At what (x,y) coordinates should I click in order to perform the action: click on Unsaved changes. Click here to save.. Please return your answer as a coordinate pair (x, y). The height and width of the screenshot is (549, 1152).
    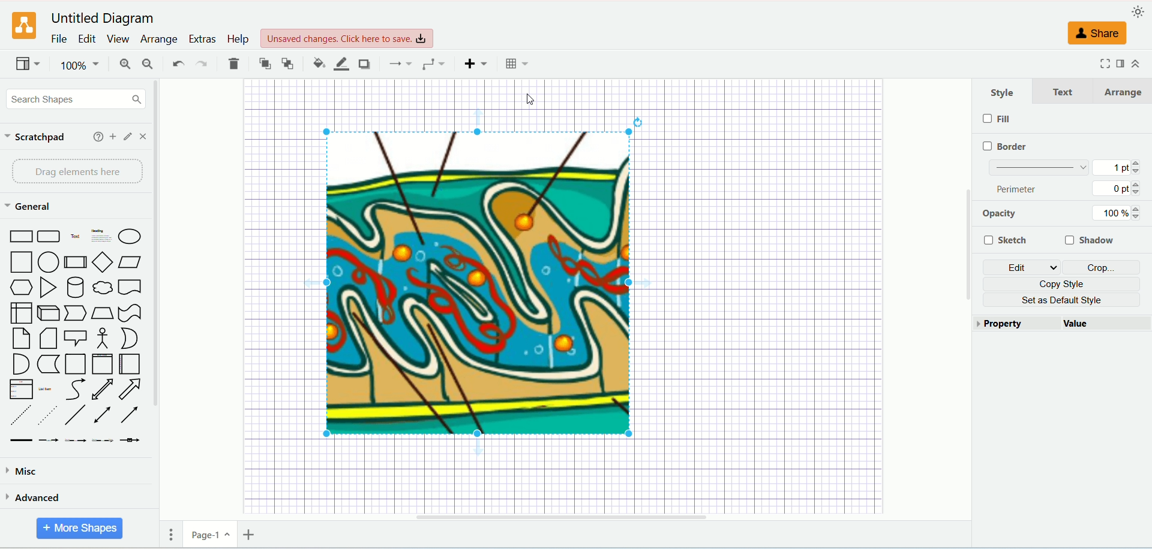
    Looking at the image, I should click on (345, 38).